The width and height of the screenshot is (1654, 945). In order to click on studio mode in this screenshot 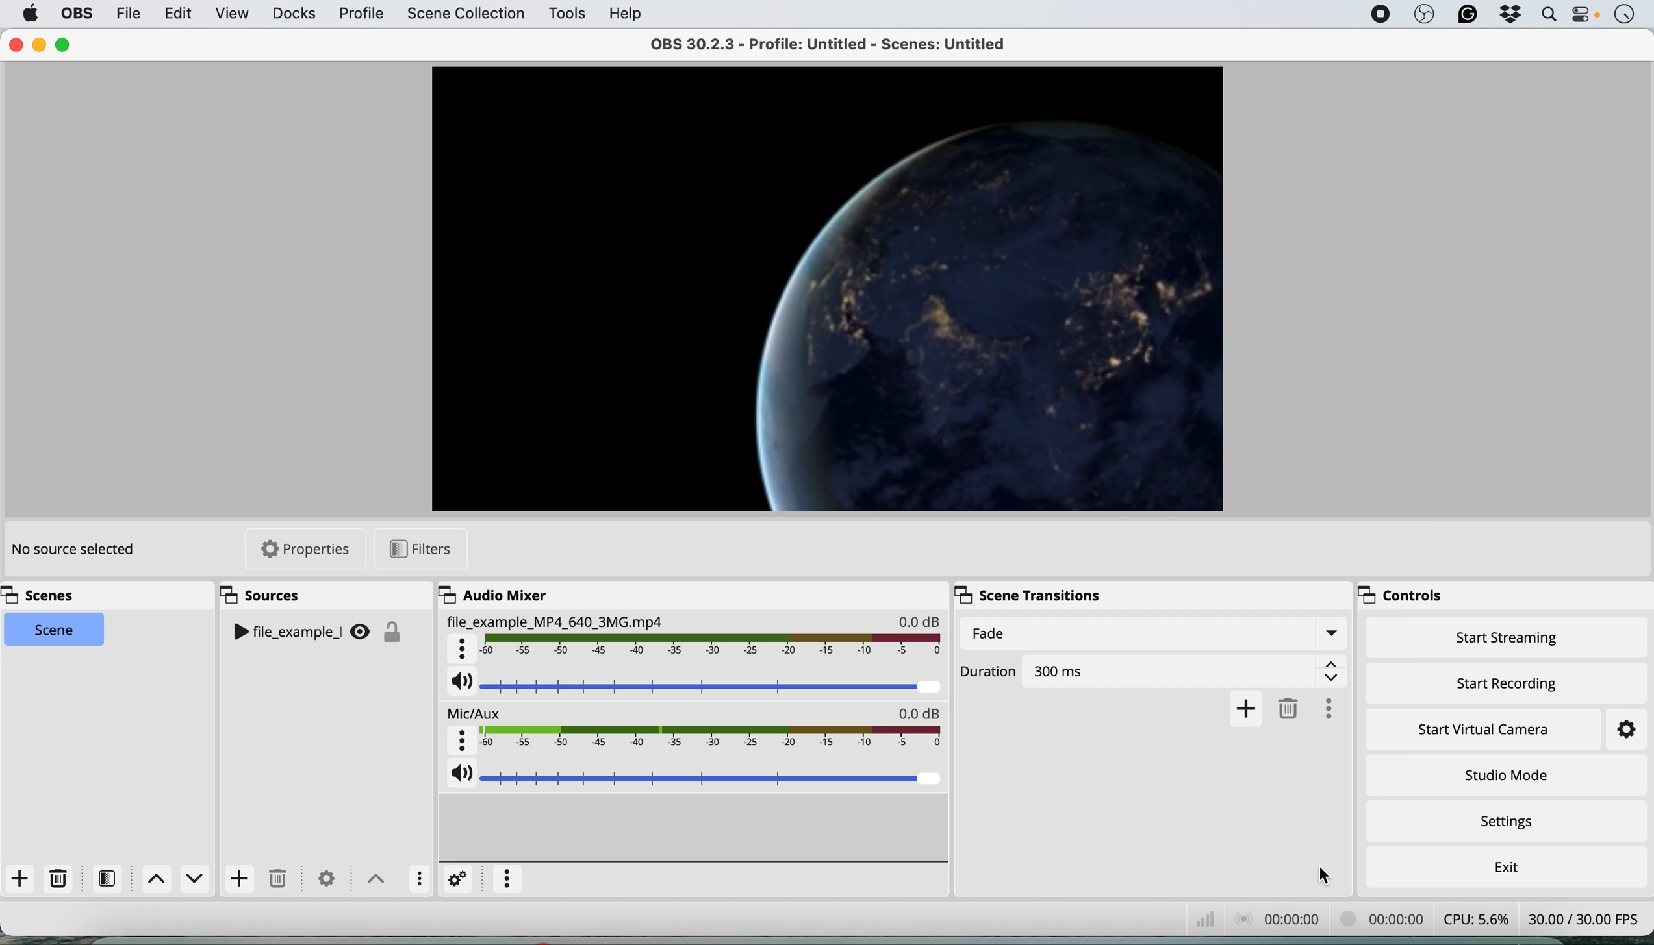, I will do `click(1505, 774)`.